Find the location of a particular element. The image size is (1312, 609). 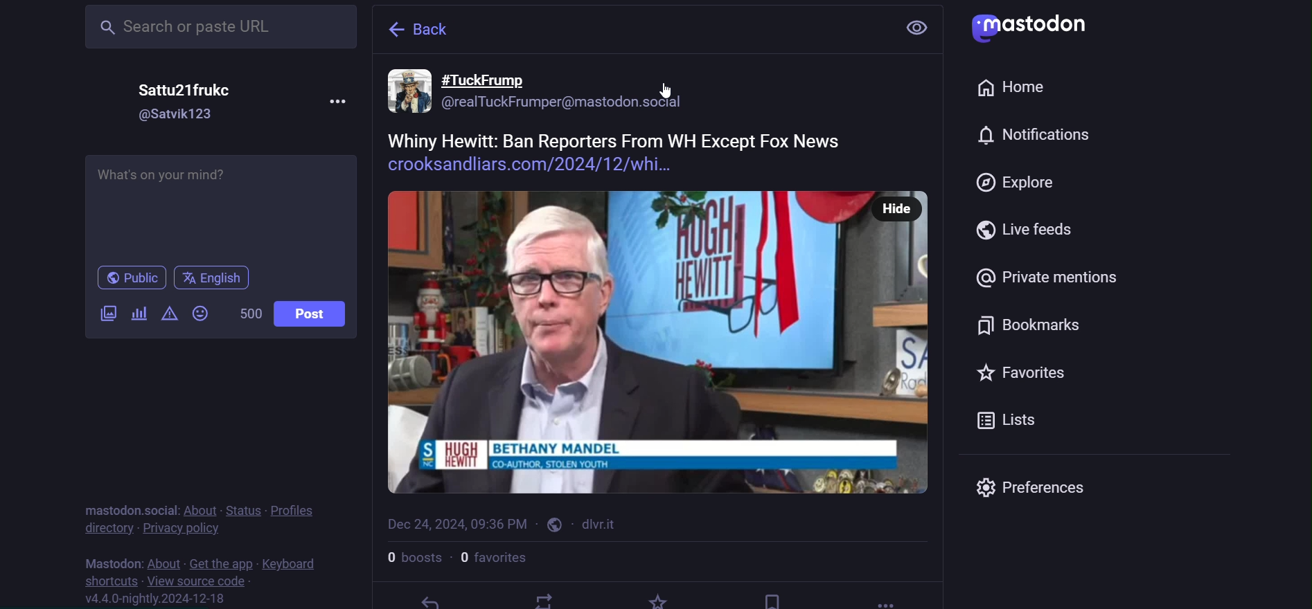

emoji is located at coordinates (200, 313).